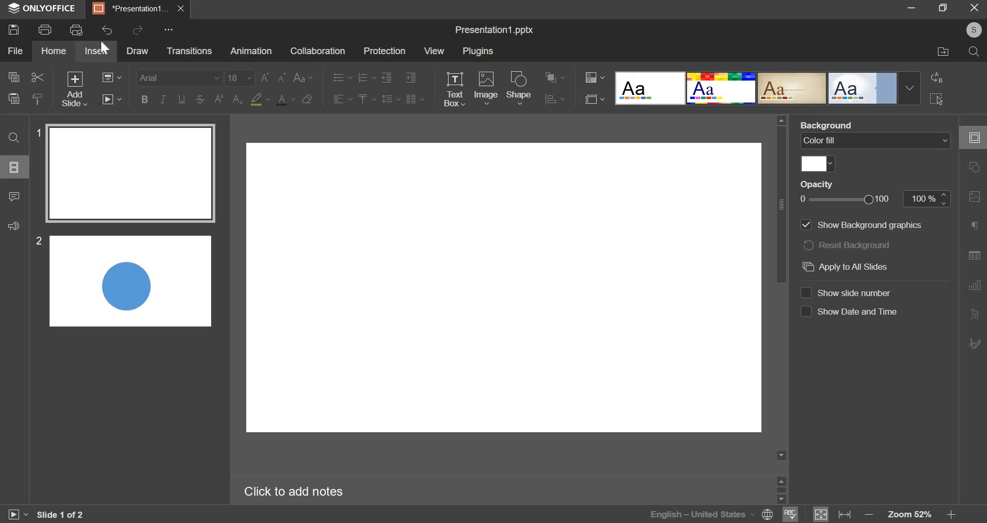 This screenshot has height=523, width=987. What do you see at coordinates (110, 29) in the screenshot?
I see `undo` at bounding box center [110, 29].